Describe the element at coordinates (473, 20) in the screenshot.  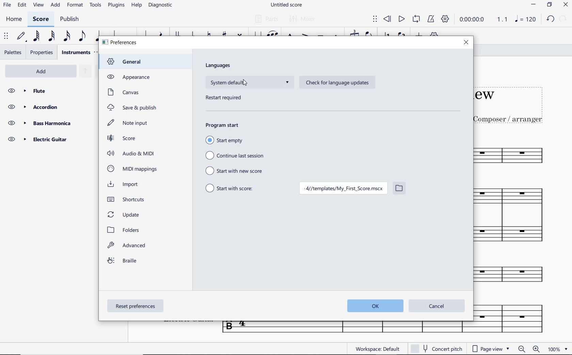
I see `playback time` at that location.